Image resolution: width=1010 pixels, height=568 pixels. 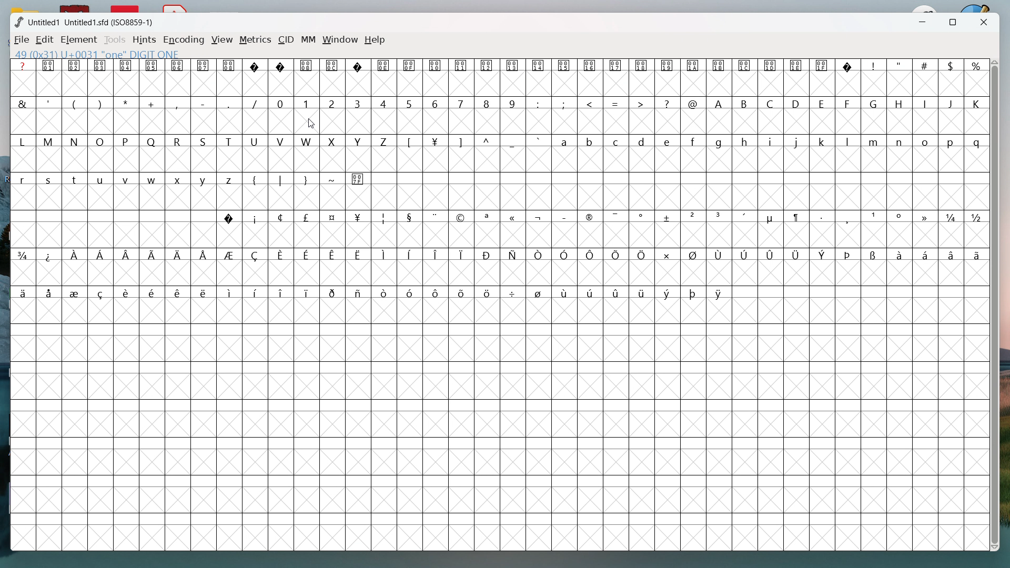 I want to click on symbol, so click(x=926, y=217).